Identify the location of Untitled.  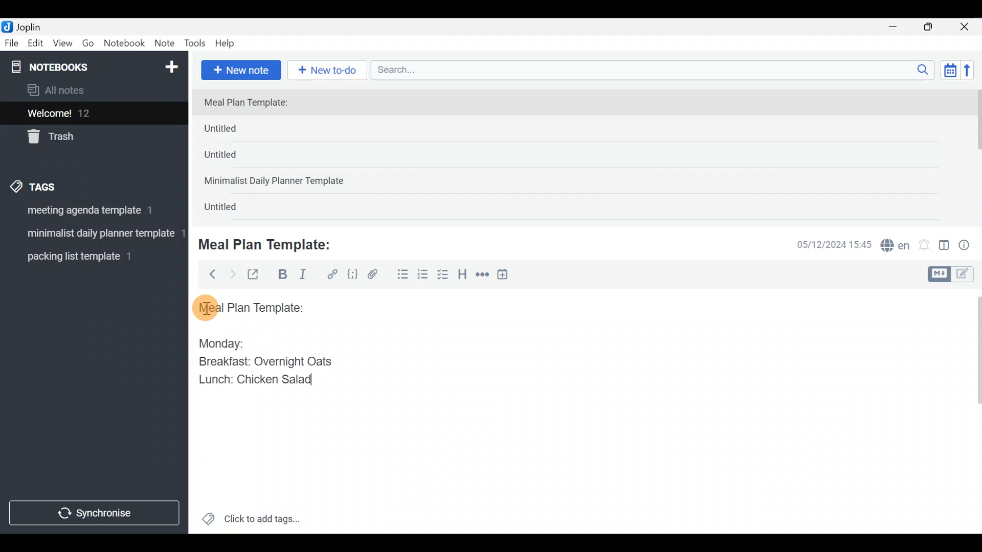
(232, 209).